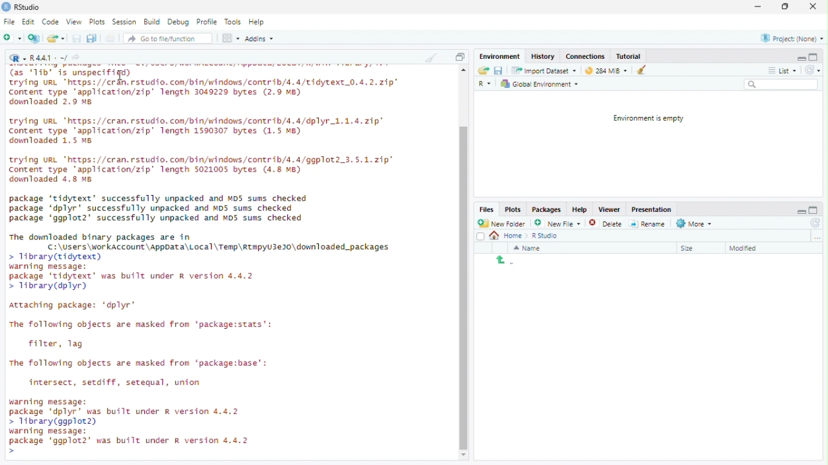 This screenshot has height=465, width=828. What do you see at coordinates (78, 59) in the screenshot?
I see `Go` at bounding box center [78, 59].